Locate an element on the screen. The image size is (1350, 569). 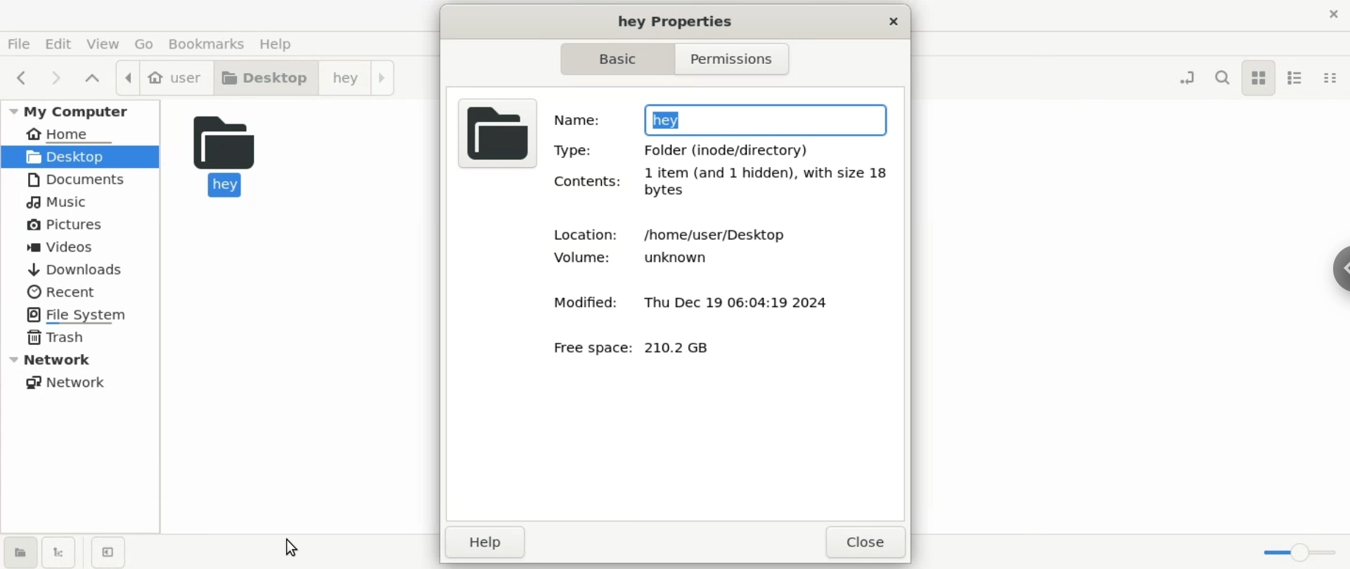
edit is located at coordinates (59, 43).